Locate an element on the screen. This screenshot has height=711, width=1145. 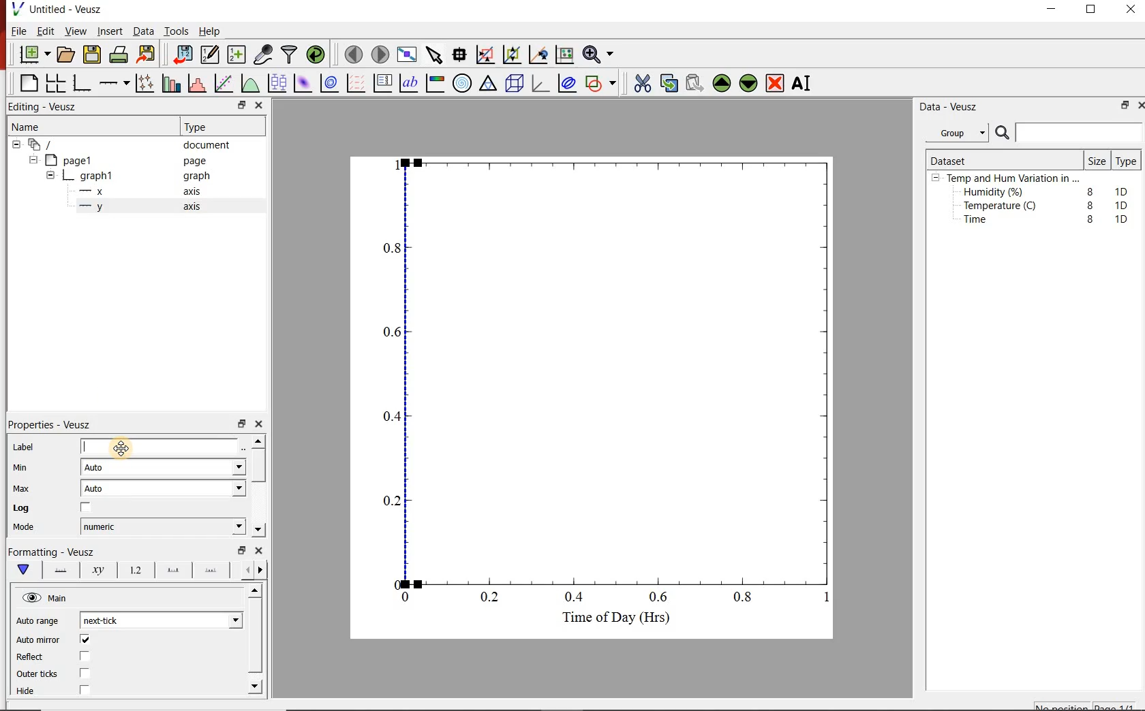
Untitled - Veusz is located at coordinates (61, 9).